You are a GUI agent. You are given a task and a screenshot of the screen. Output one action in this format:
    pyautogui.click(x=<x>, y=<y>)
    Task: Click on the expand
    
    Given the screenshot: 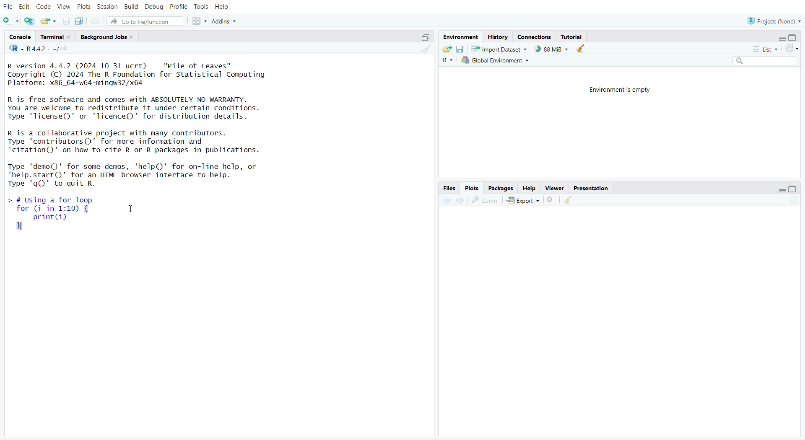 What is the action you would take?
    pyautogui.click(x=781, y=191)
    